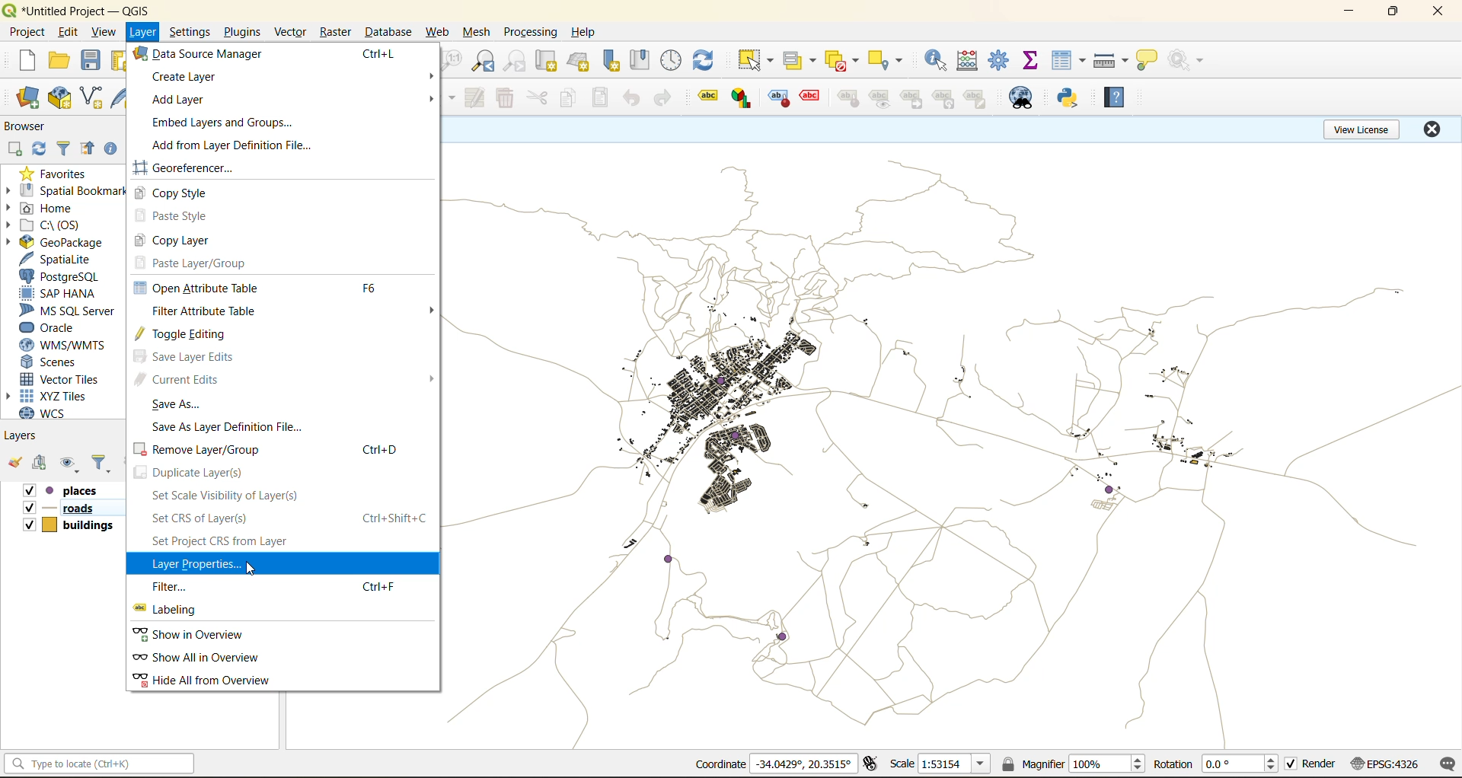 The height and width of the screenshot is (778, 1462). What do you see at coordinates (30, 33) in the screenshot?
I see `project` at bounding box center [30, 33].